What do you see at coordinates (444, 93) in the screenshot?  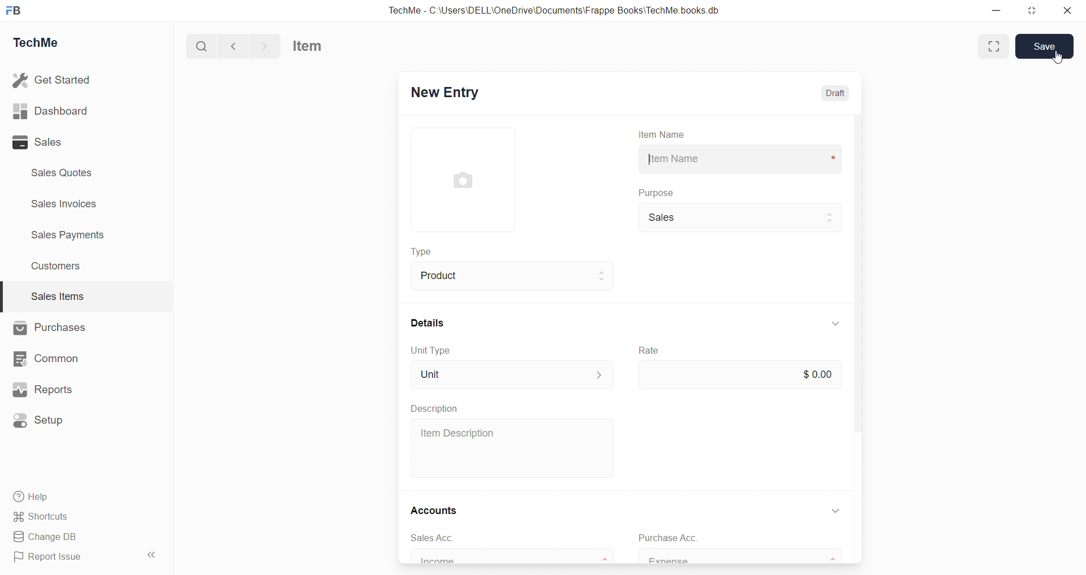 I see `New Entry` at bounding box center [444, 93].